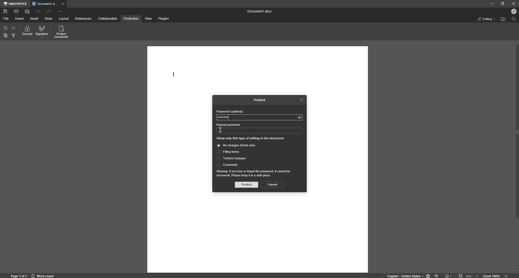 Image resolution: width=519 pixels, height=278 pixels. Describe the element at coordinates (6, 19) in the screenshot. I see `File` at that location.